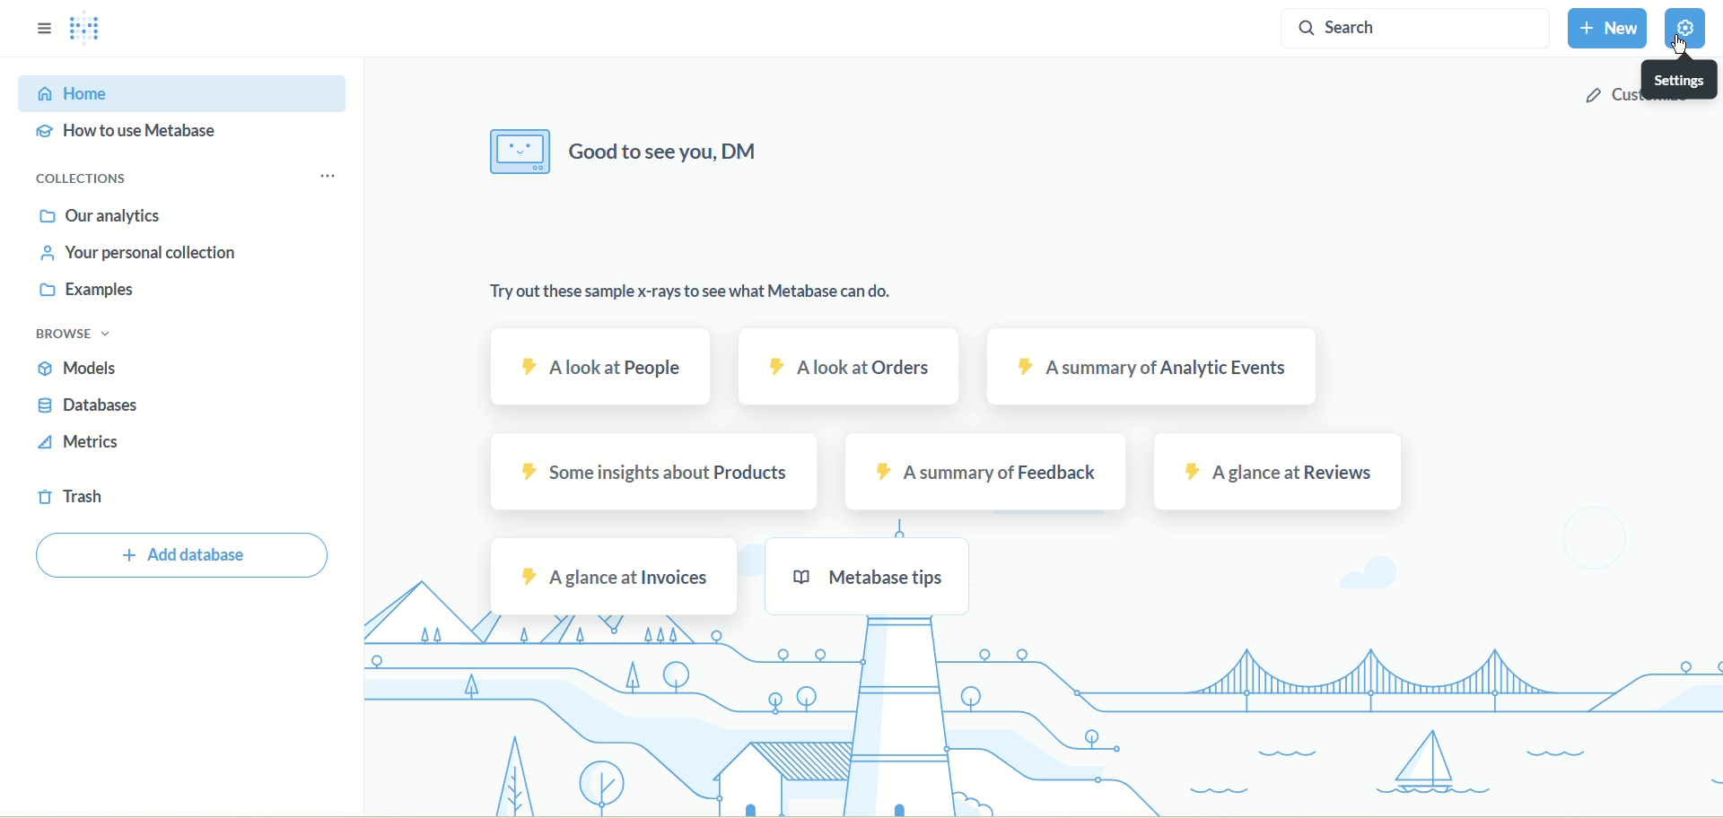  What do you see at coordinates (982, 474) in the screenshot?
I see `a summary of feedback` at bounding box center [982, 474].